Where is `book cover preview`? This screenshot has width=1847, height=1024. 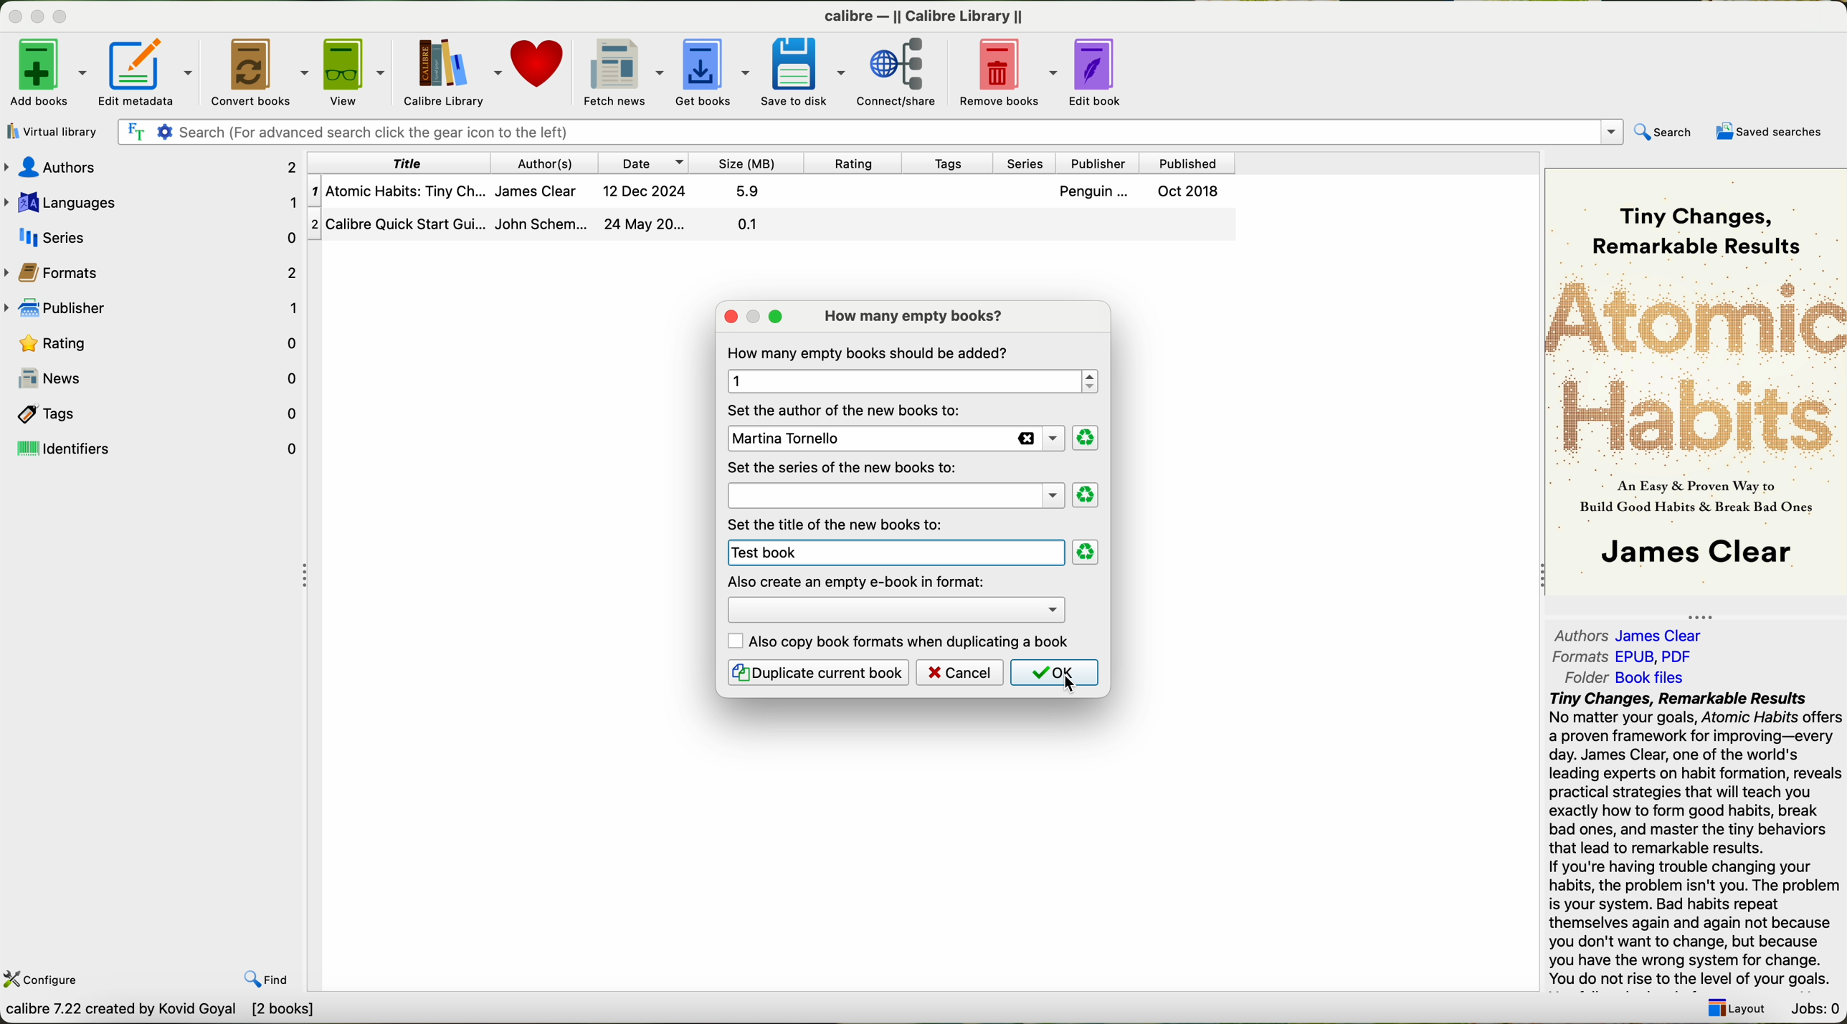
book cover preview is located at coordinates (1697, 381).